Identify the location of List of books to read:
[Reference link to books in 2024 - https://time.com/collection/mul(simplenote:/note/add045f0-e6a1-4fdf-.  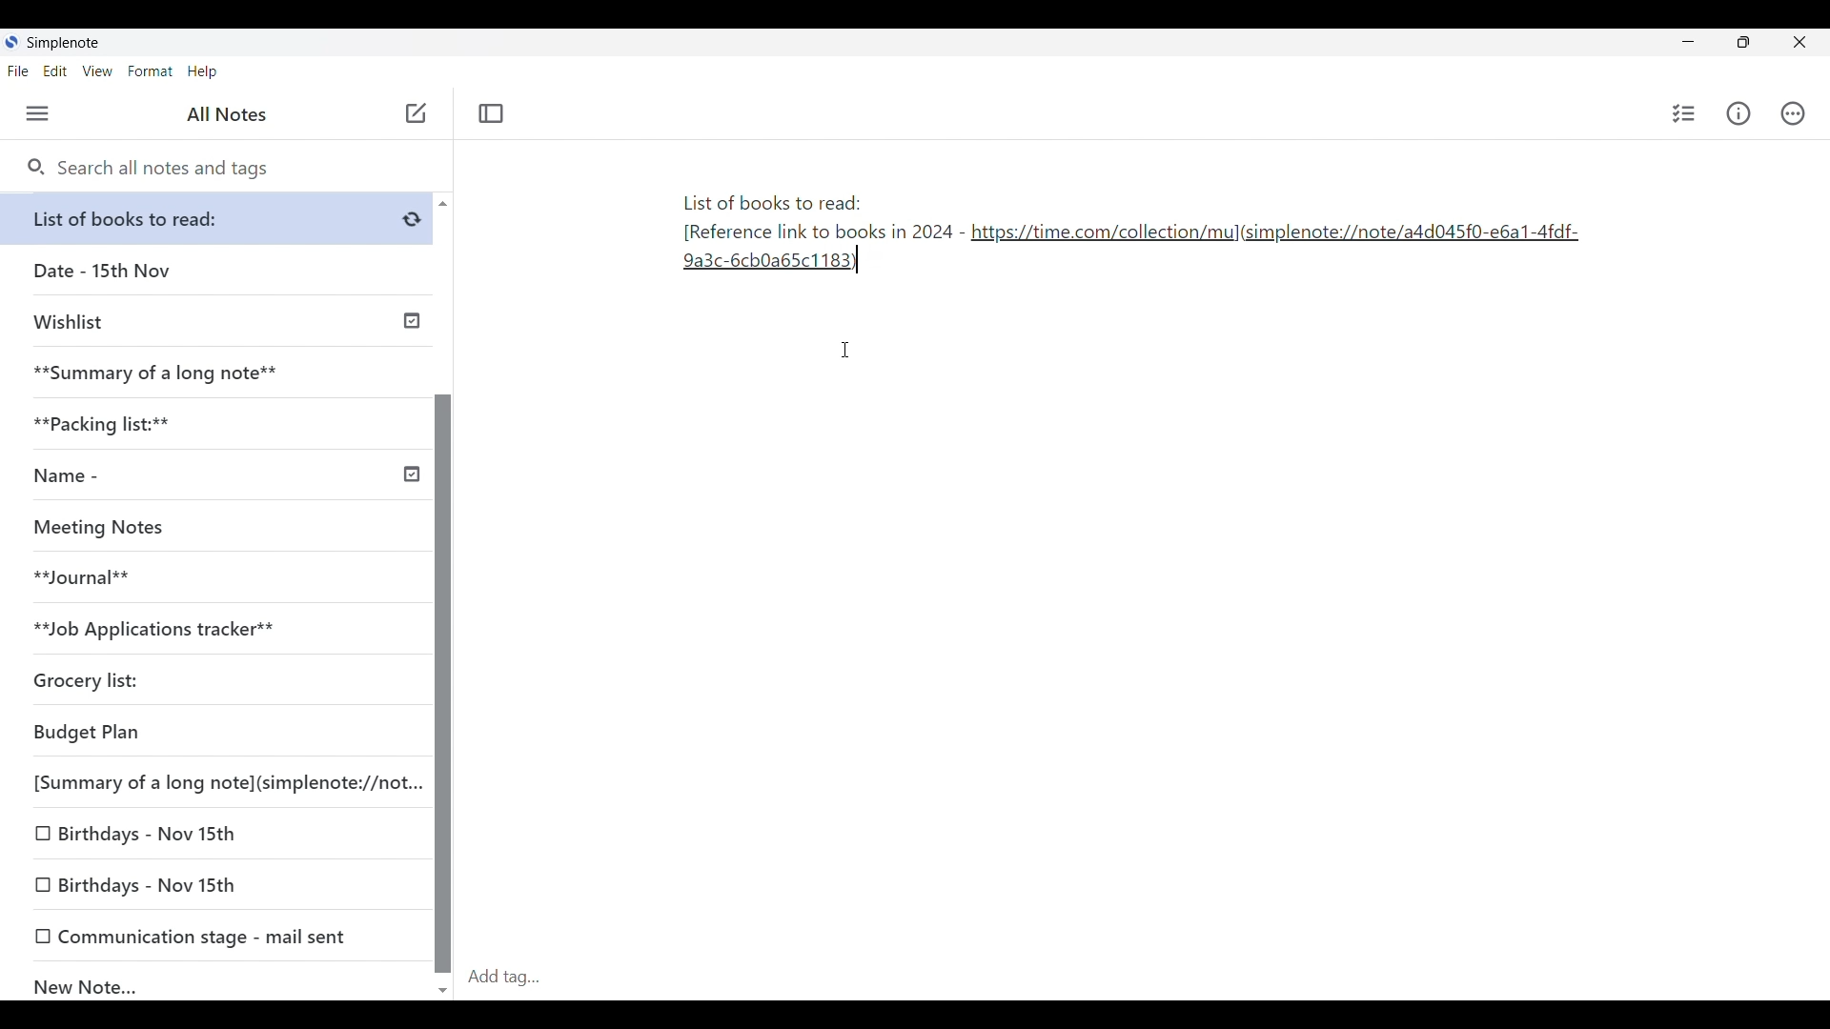
(1142, 236).